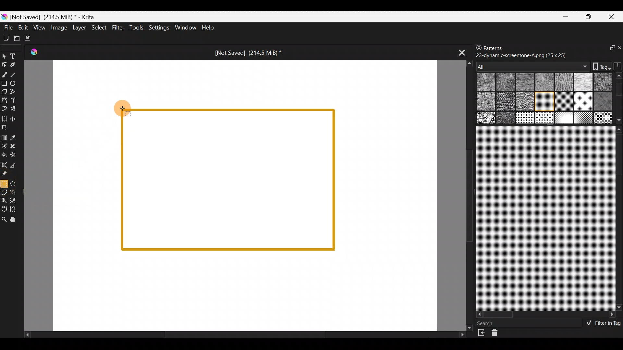 This screenshot has height=350, width=623. I want to click on Freehand selection tool, so click(15, 192).